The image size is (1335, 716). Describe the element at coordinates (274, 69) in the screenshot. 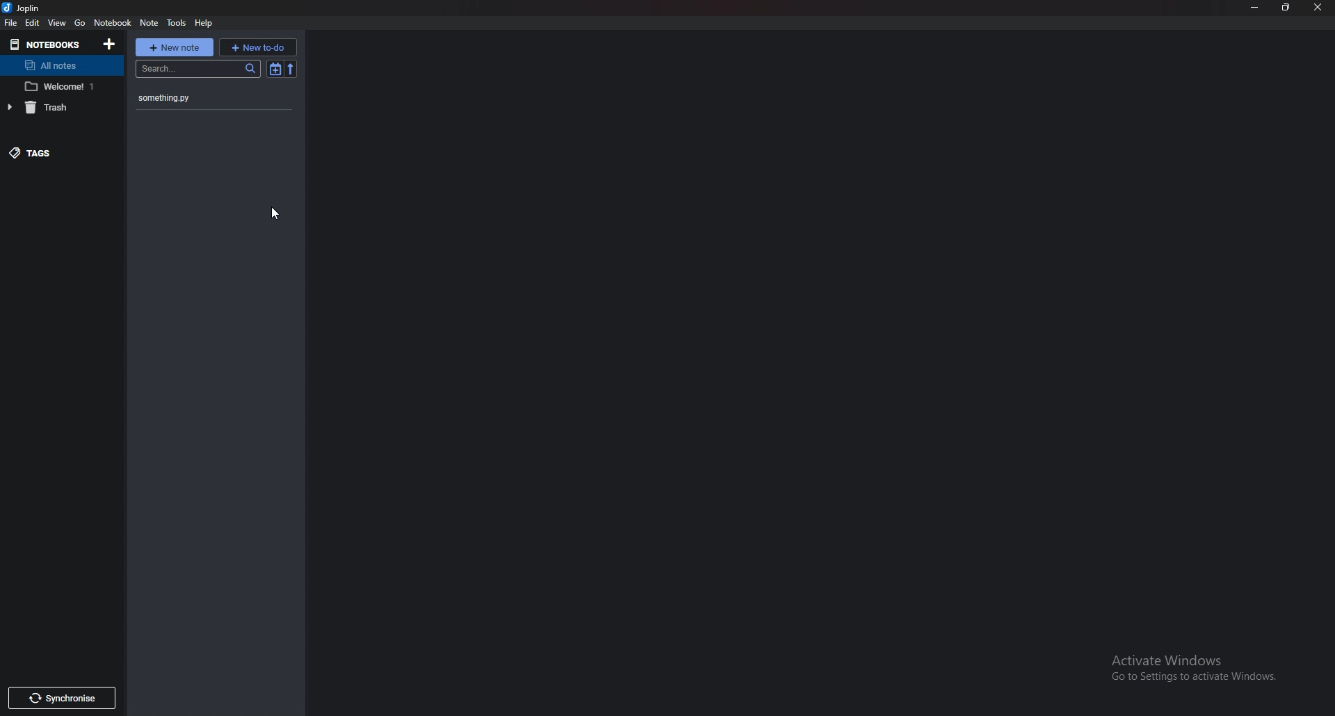

I see `Toggle sort order` at that location.